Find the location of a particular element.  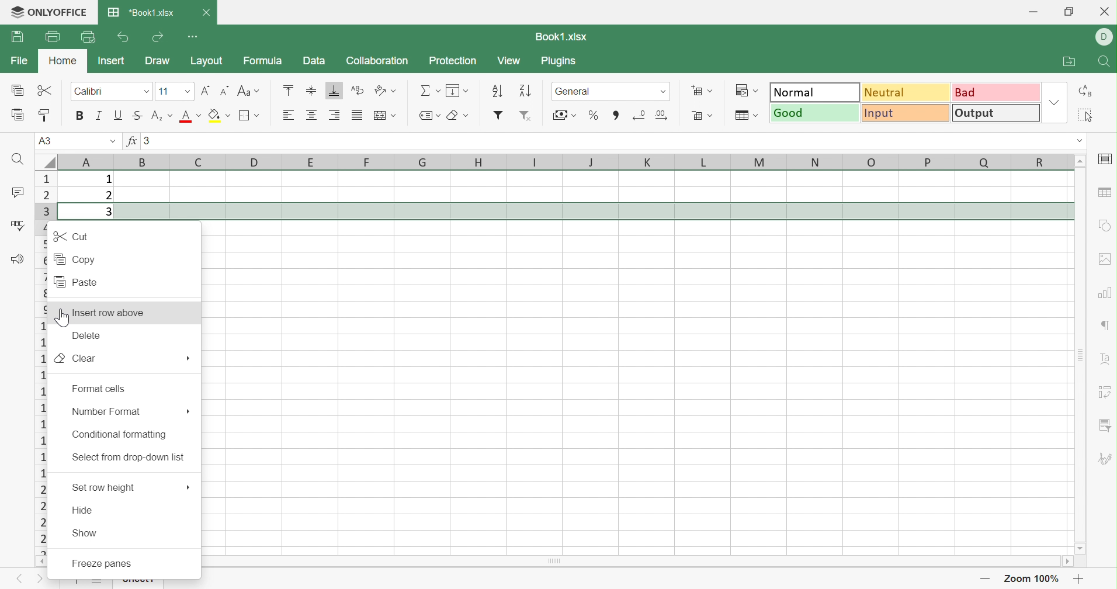

Format as table template is located at coordinates (741, 113).